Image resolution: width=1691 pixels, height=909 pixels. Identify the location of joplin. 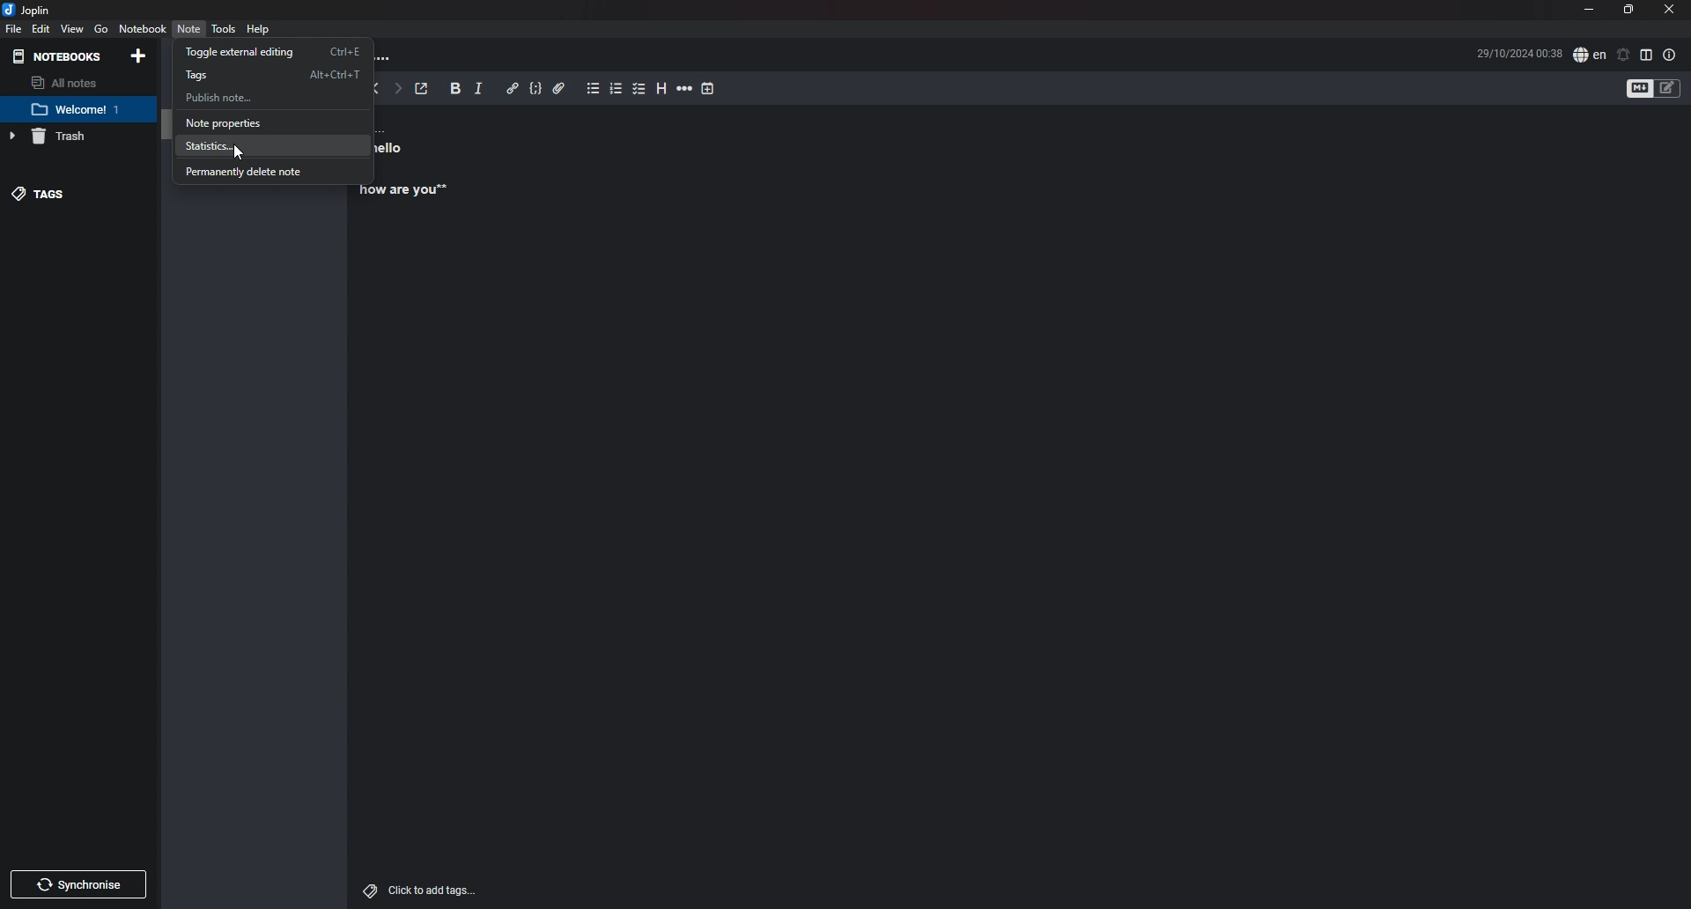
(29, 10).